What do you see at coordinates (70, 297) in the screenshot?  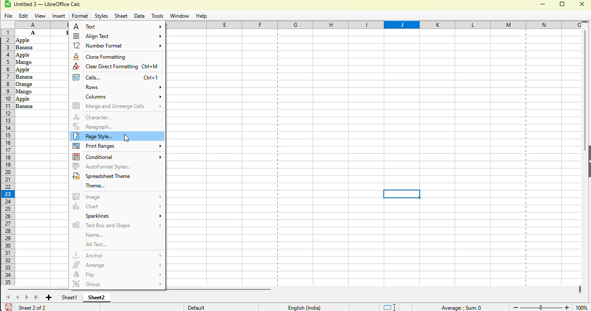 I see `sheet1` at bounding box center [70, 297].